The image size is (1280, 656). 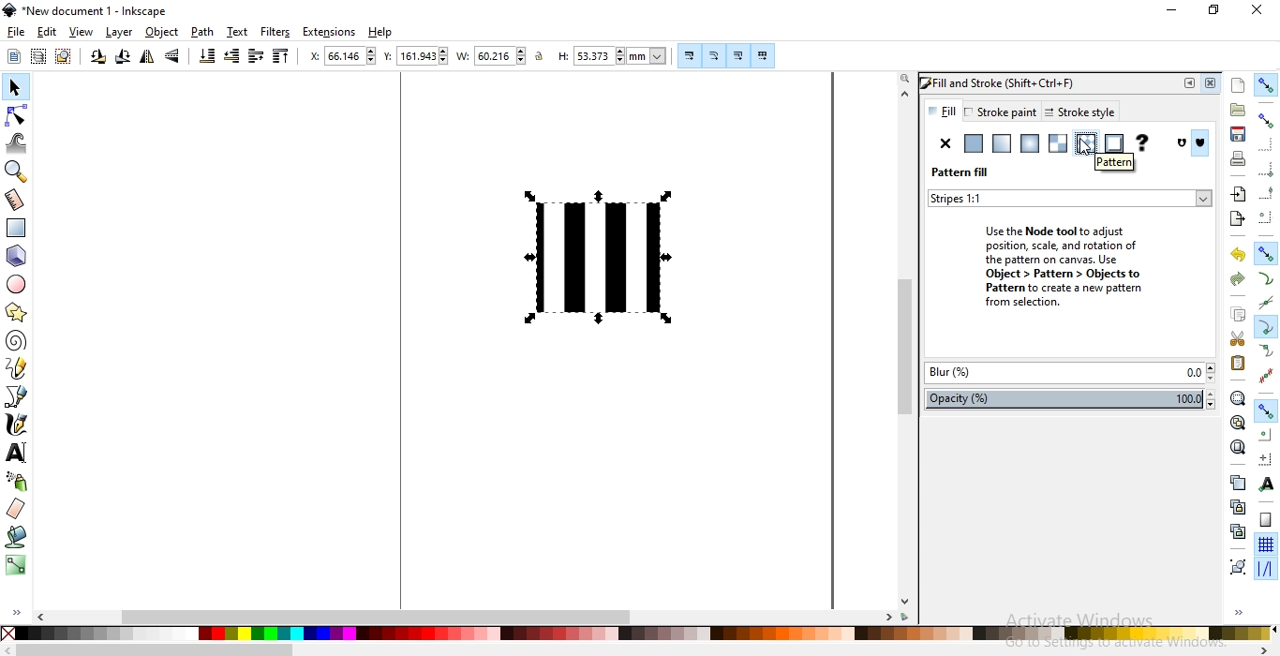 What do you see at coordinates (972, 143) in the screenshot?
I see `flat color` at bounding box center [972, 143].